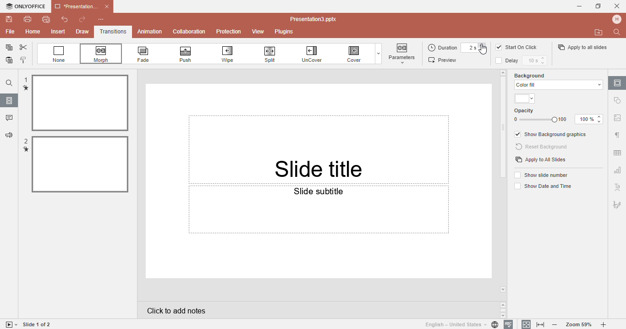  I want to click on Quick print, so click(45, 21).